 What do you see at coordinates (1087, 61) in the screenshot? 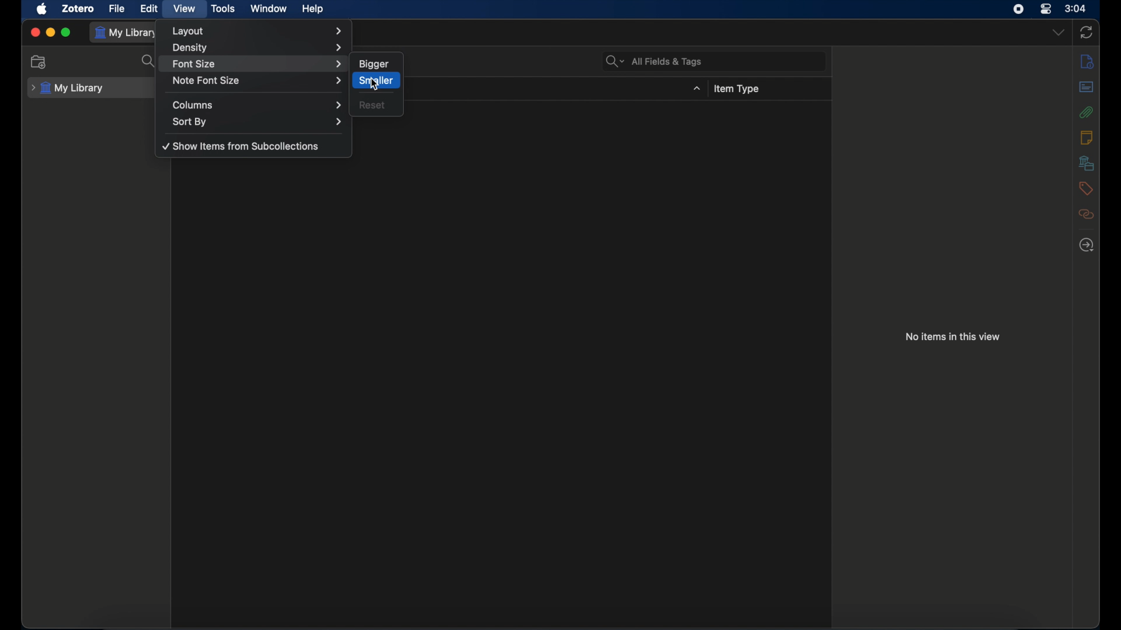
I see `info` at bounding box center [1087, 61].